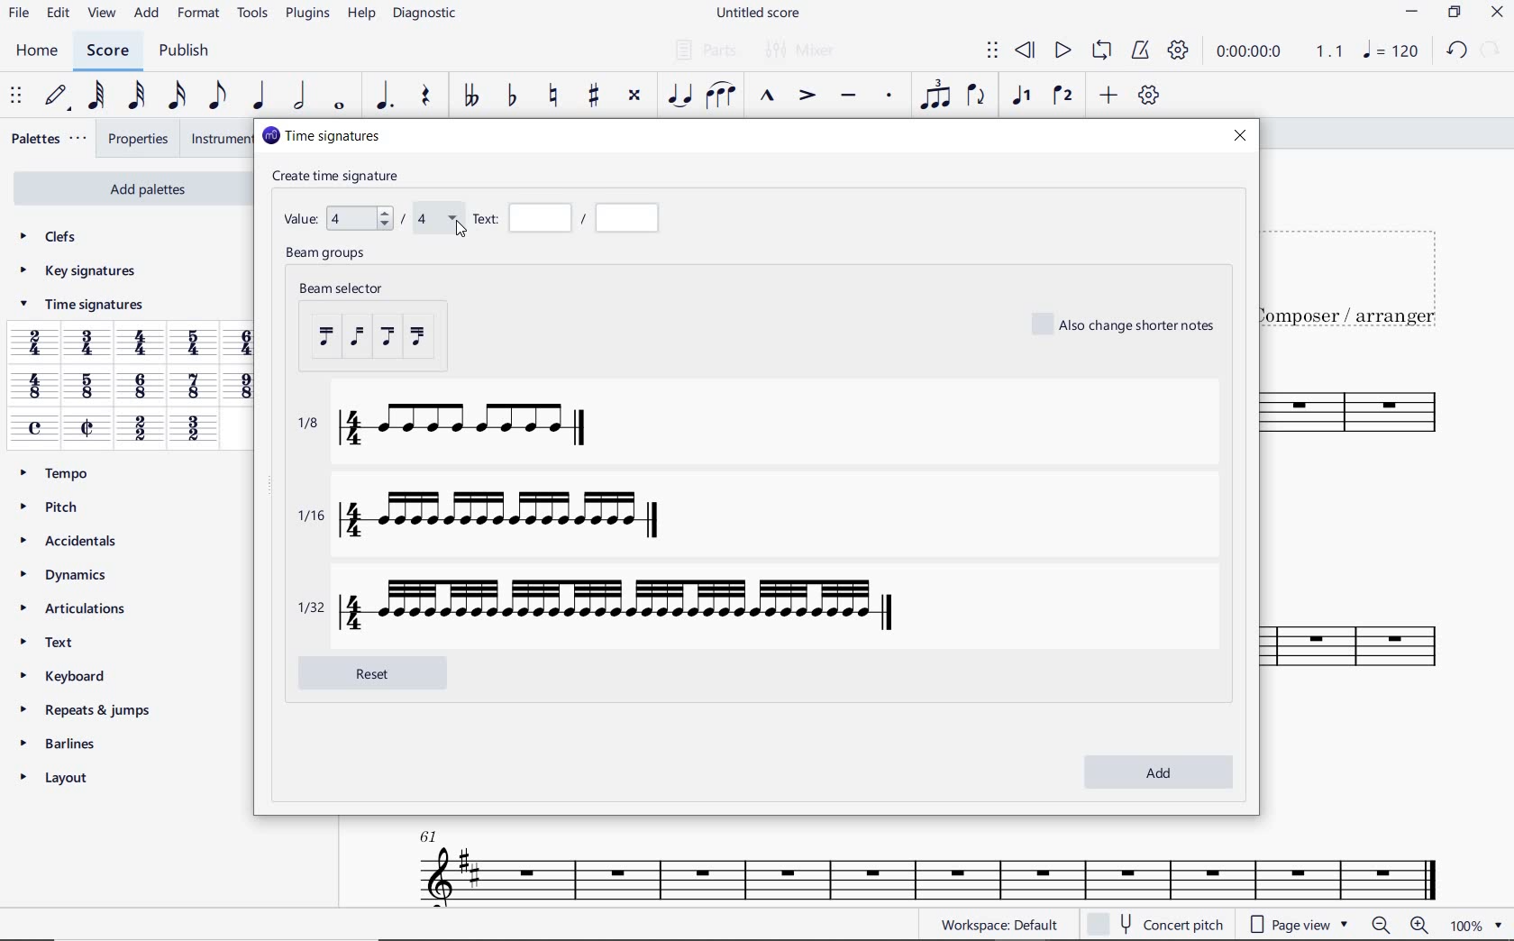 This screenshot has height=941, width=1514. What do you see at coordinates (139, 430) in the screenshot?
I see `2/2` at bounding box center [139, 430].